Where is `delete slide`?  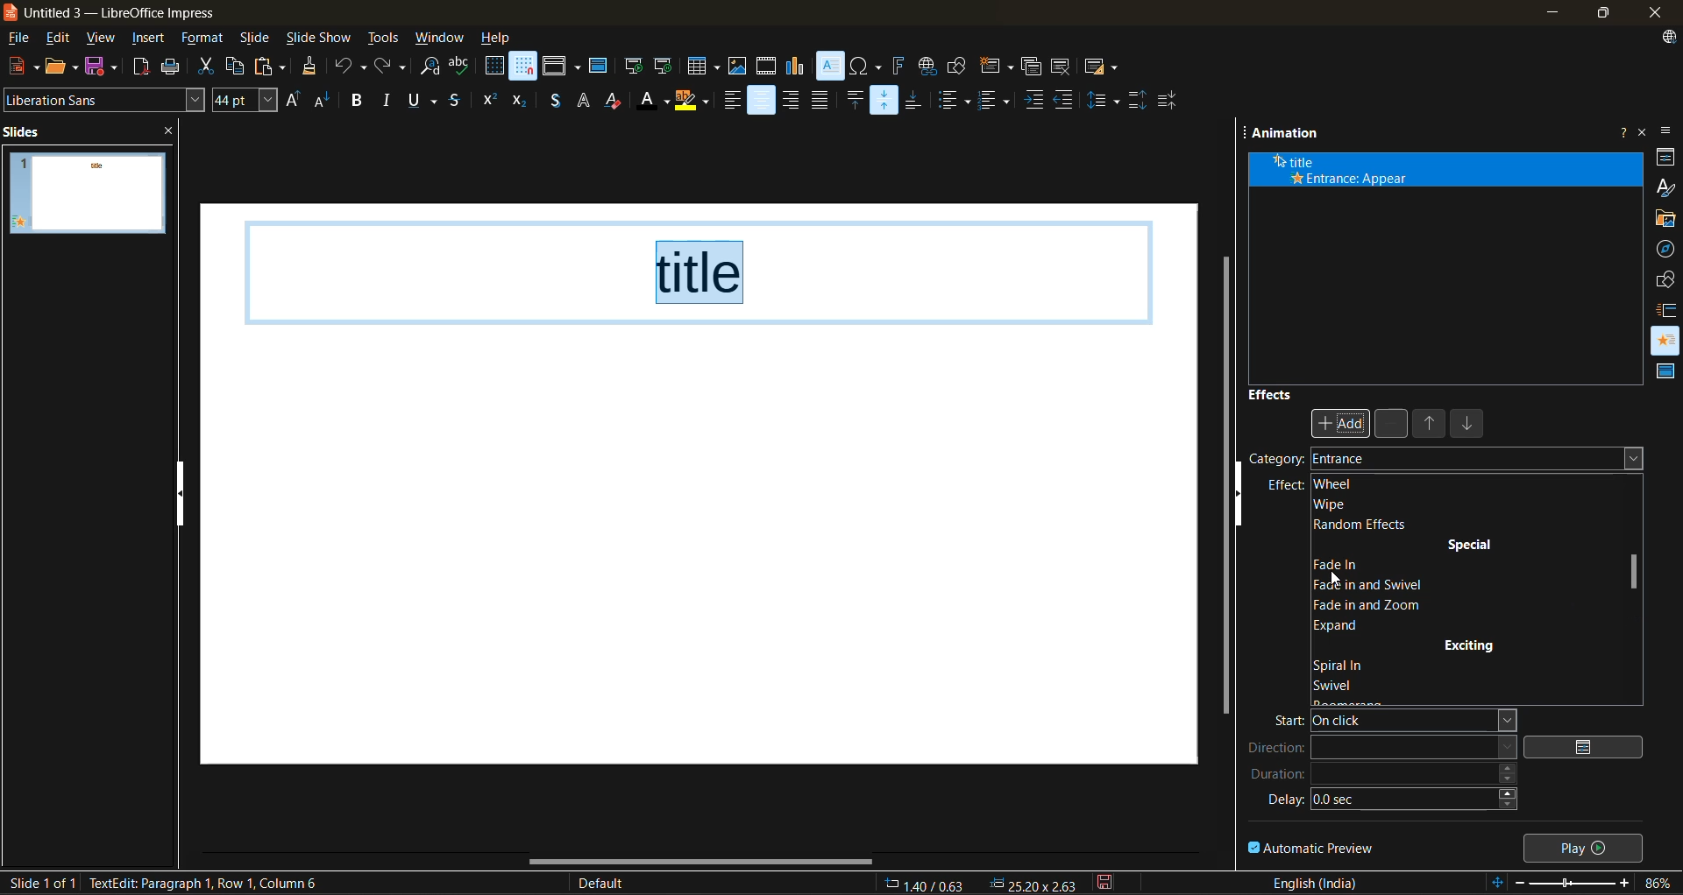 delete slide is located at coordinates (1063, 67).